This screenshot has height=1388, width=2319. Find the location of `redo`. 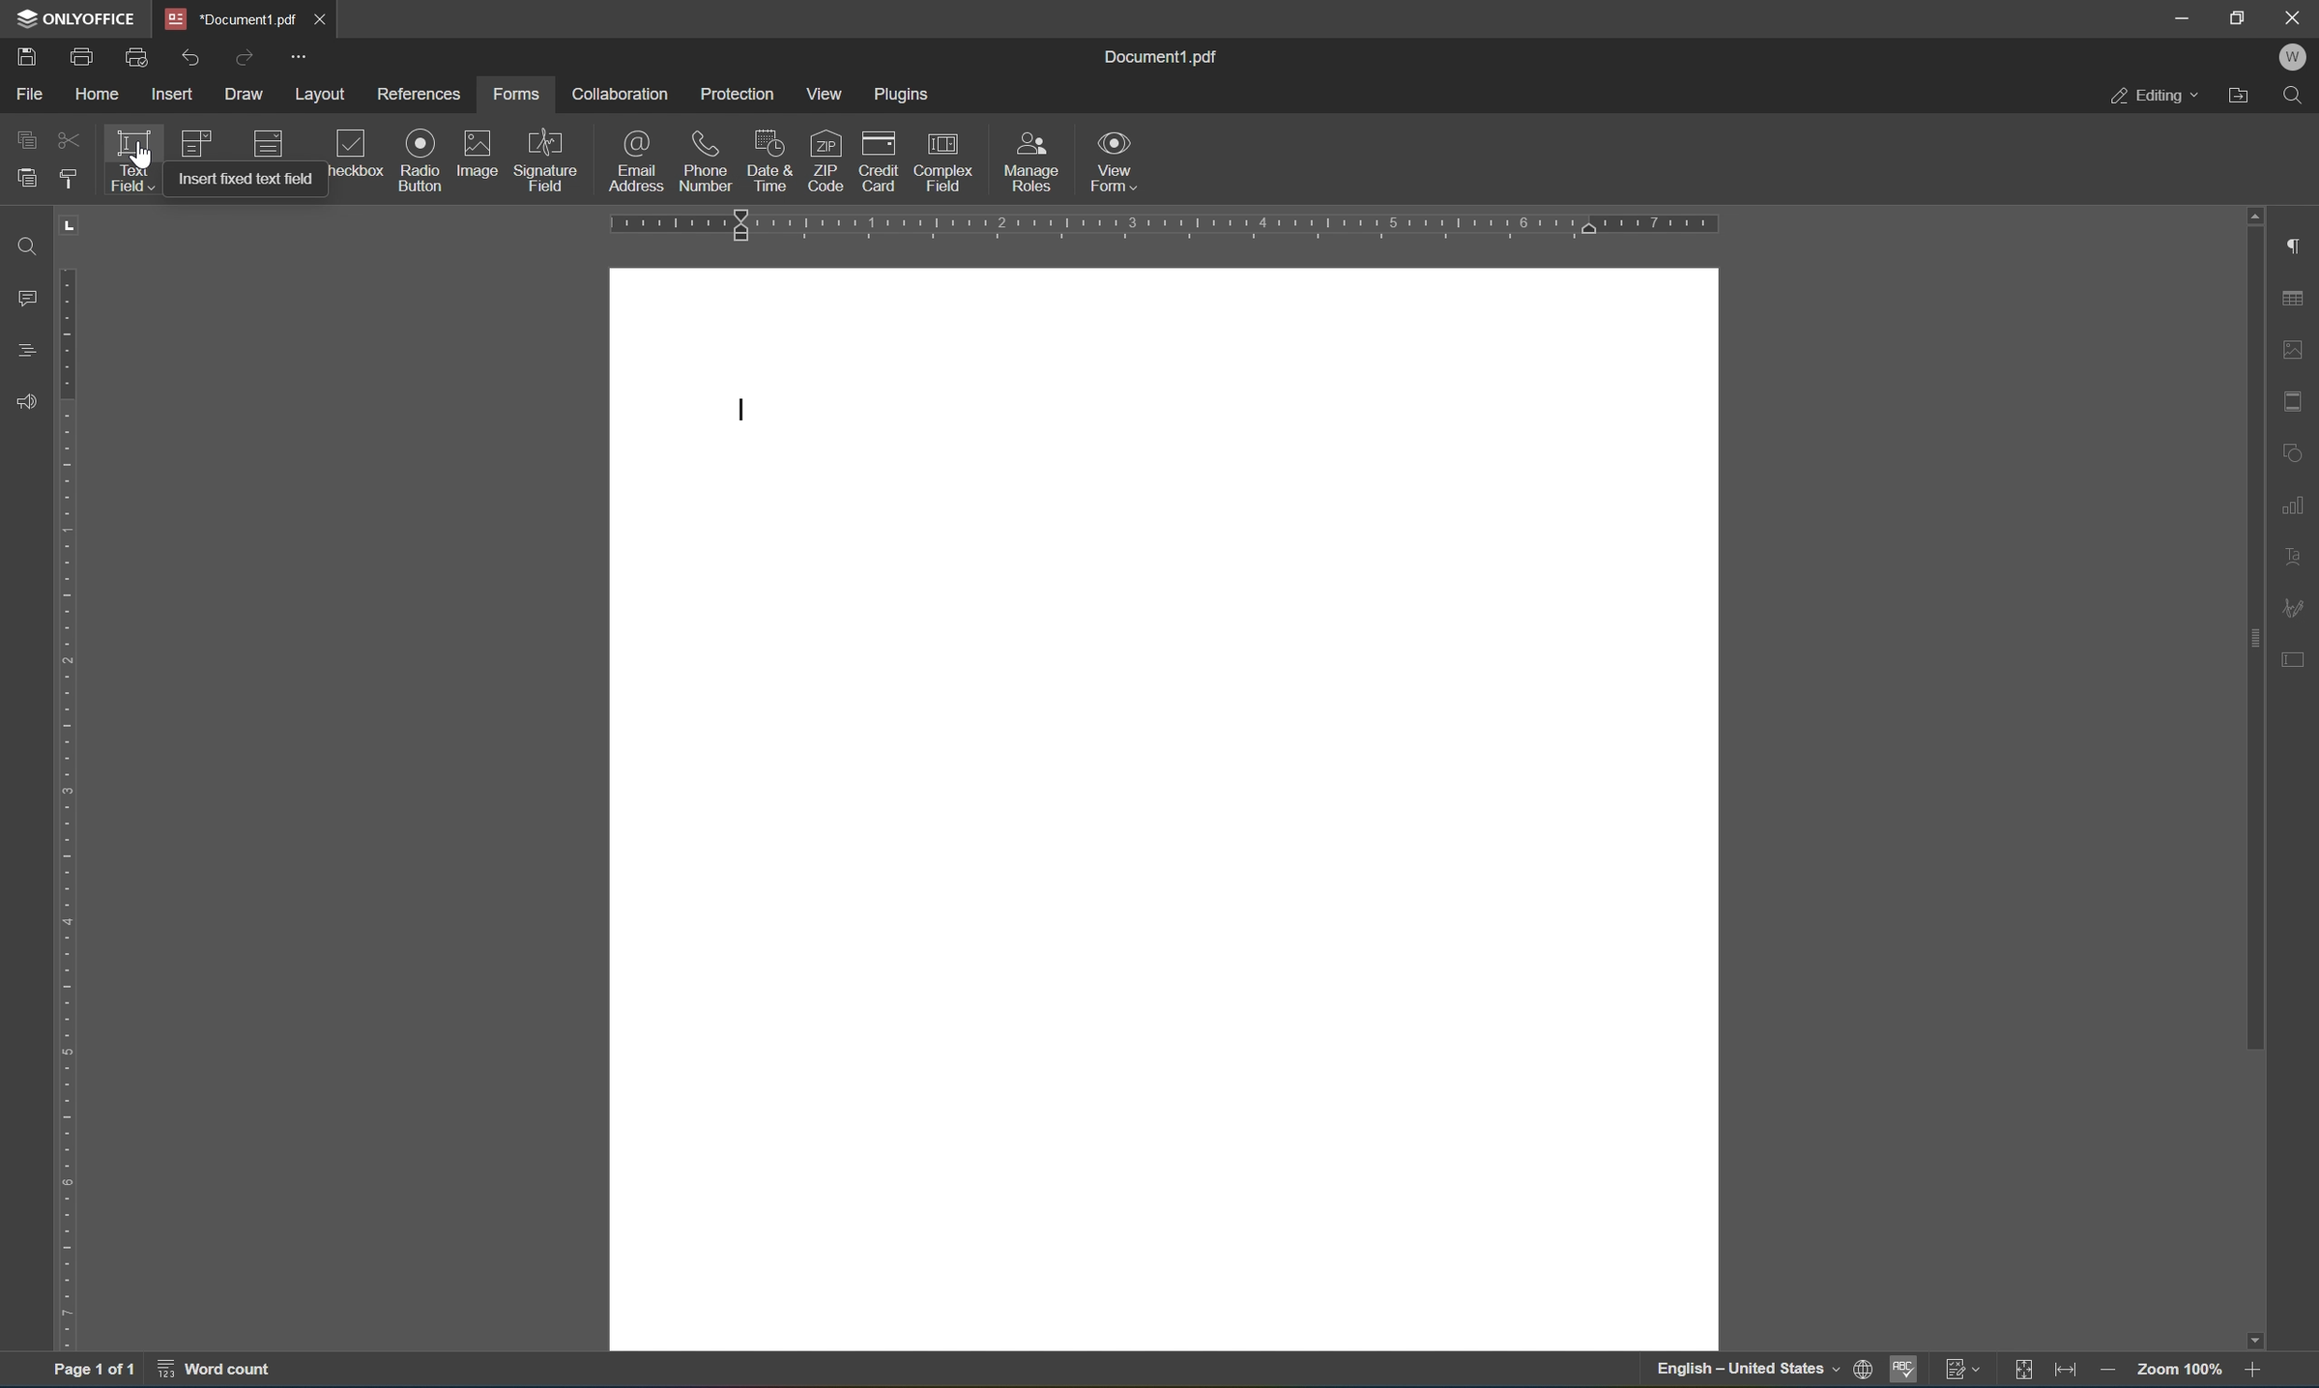

redo is located at coordinates (248, 57).